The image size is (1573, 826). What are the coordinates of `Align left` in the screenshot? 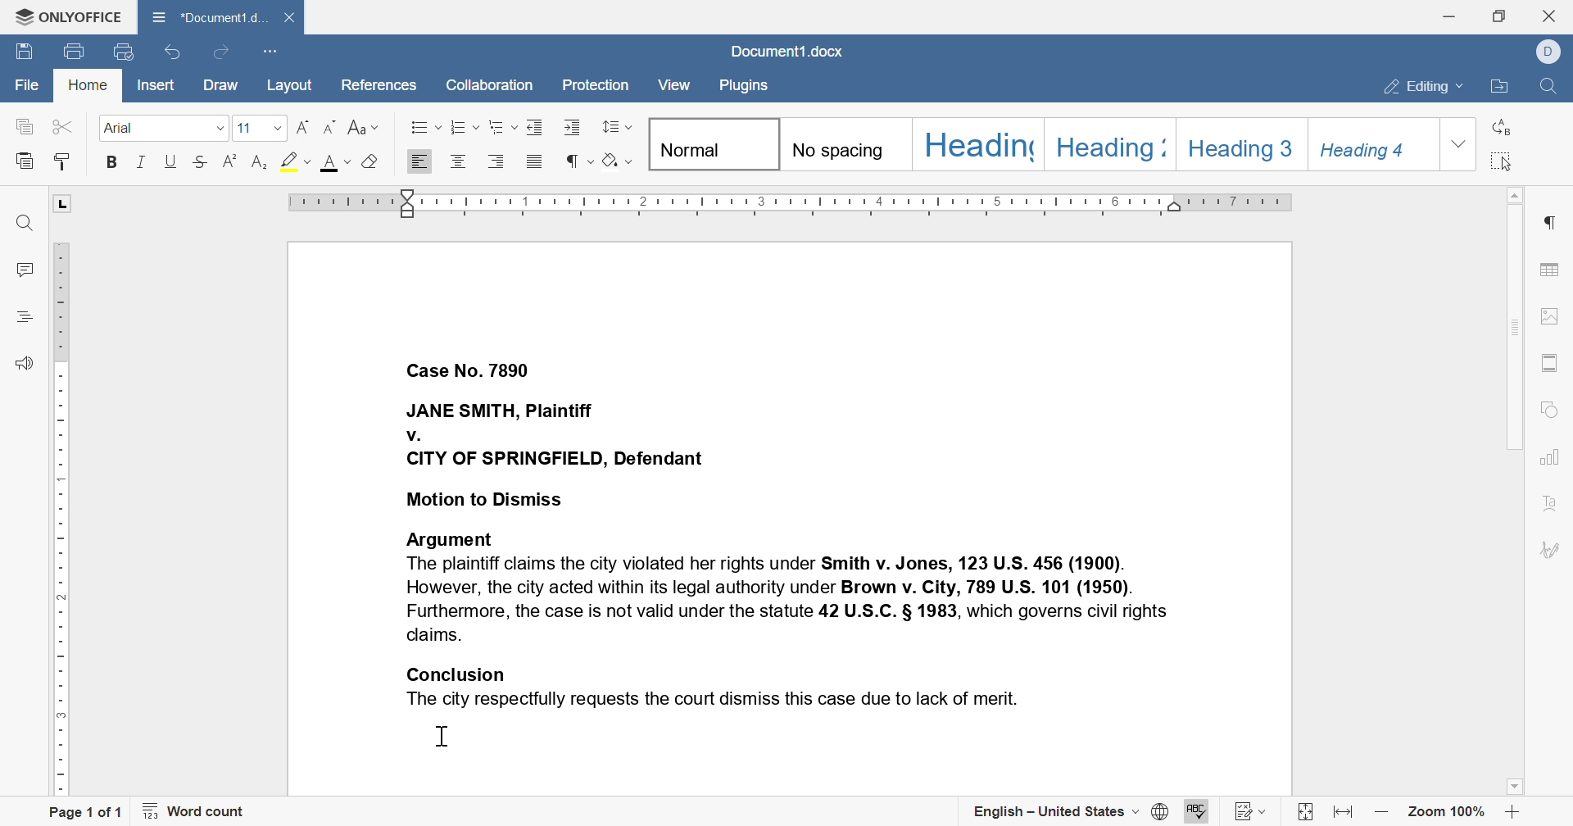 It's located at (497, 161).